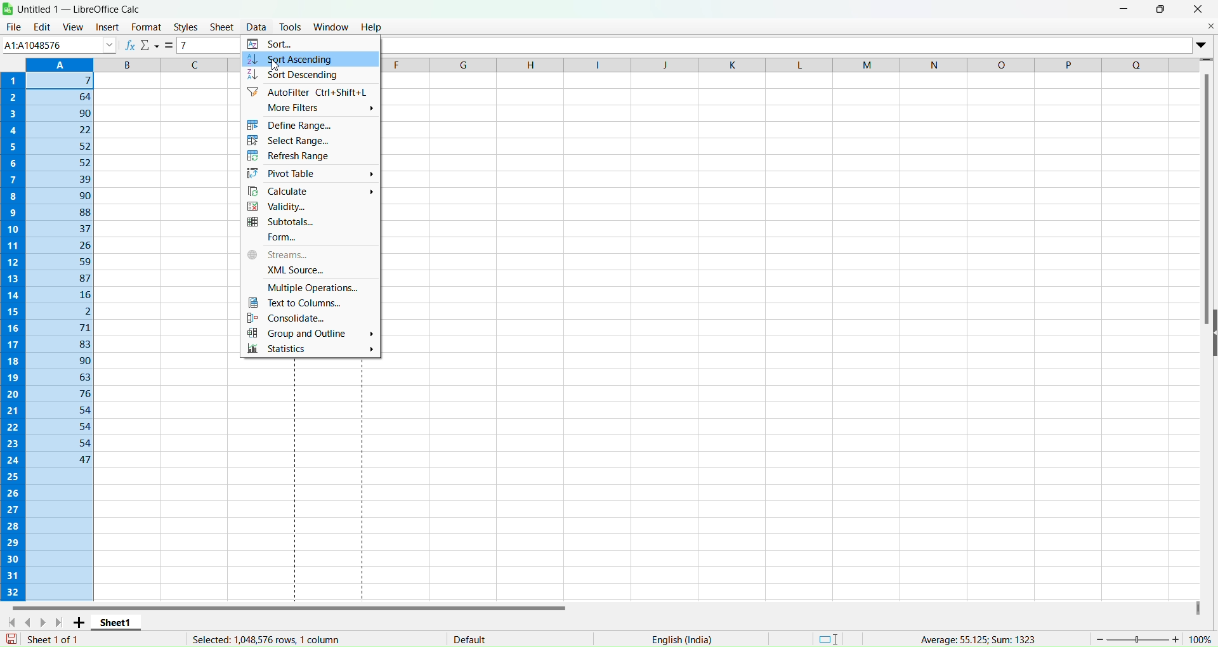 This screenshot has width=1218, height=647. I want to click on Sort Ascending, so click(309, 58).